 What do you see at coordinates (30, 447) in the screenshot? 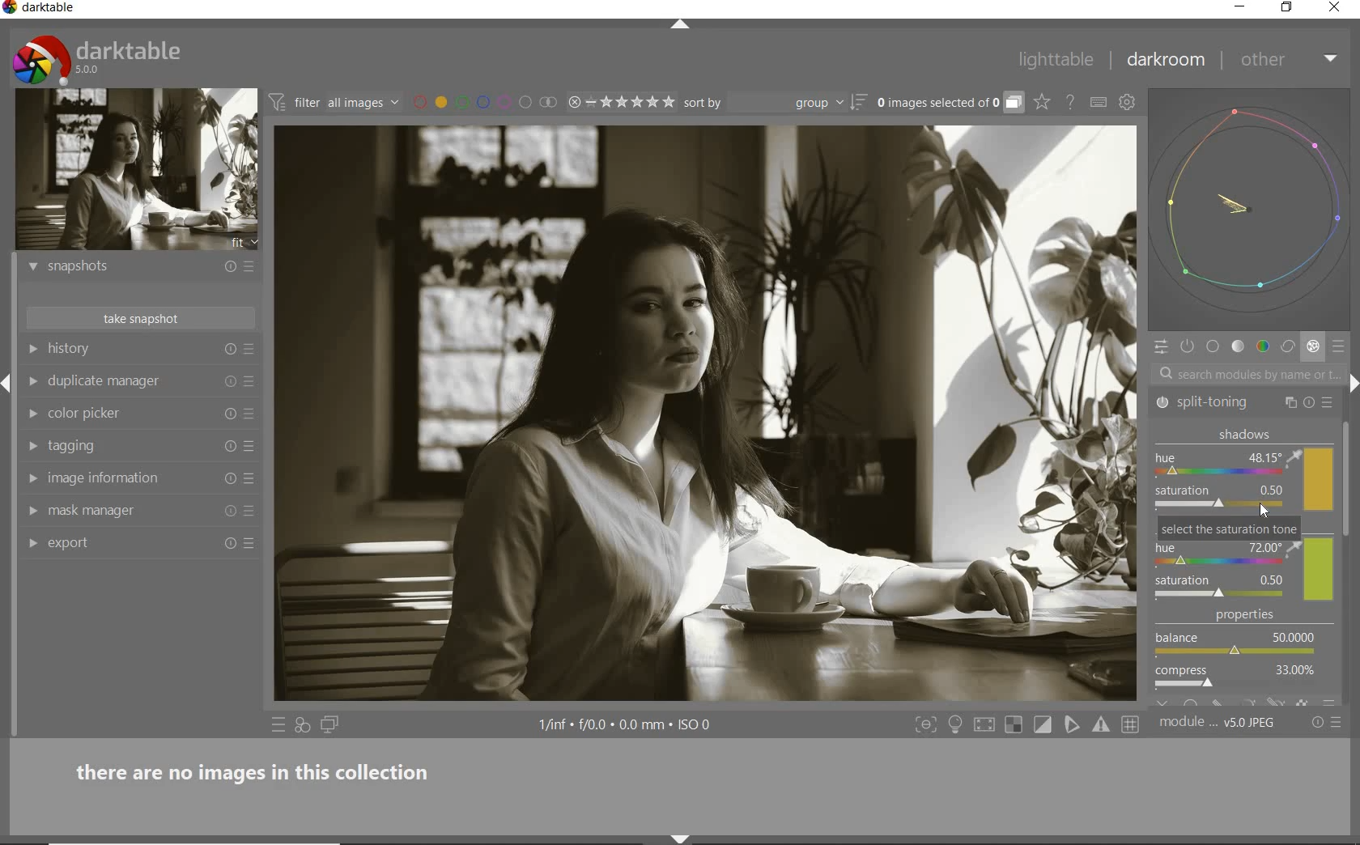
I see `show module` at bounding box center [30, 447].